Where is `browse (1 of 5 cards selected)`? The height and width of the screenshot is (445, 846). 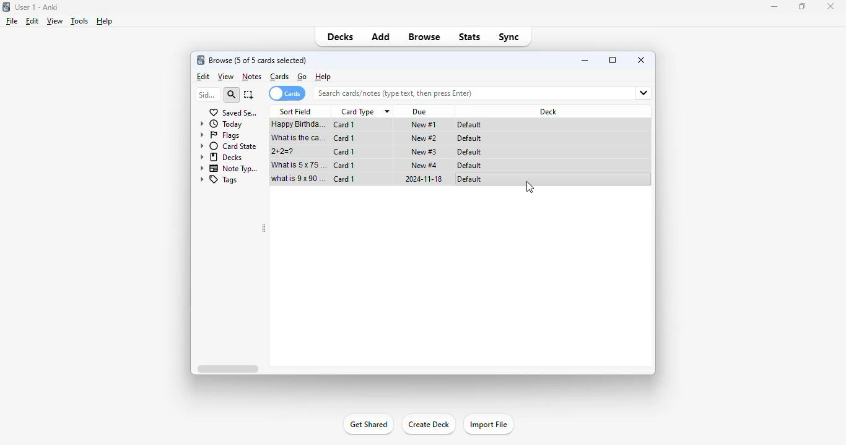 browse (1 of 5 cards selected) is located at coordinates (258, 61).